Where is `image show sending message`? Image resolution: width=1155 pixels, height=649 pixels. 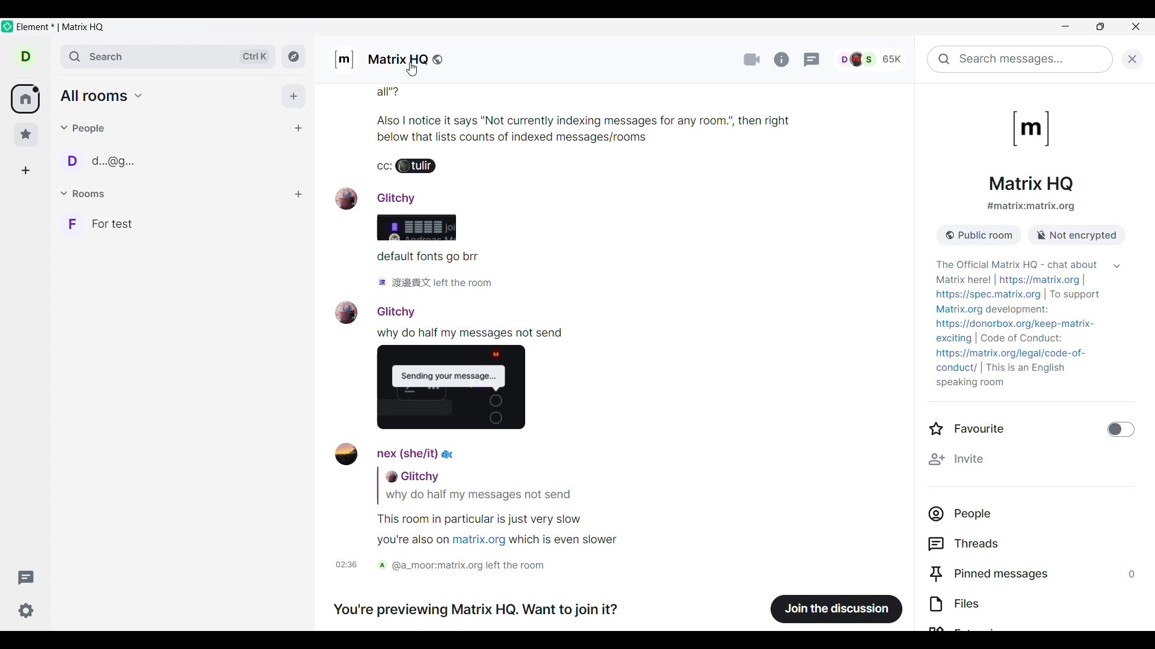
image show sending message is located at coordinates (457, 391).